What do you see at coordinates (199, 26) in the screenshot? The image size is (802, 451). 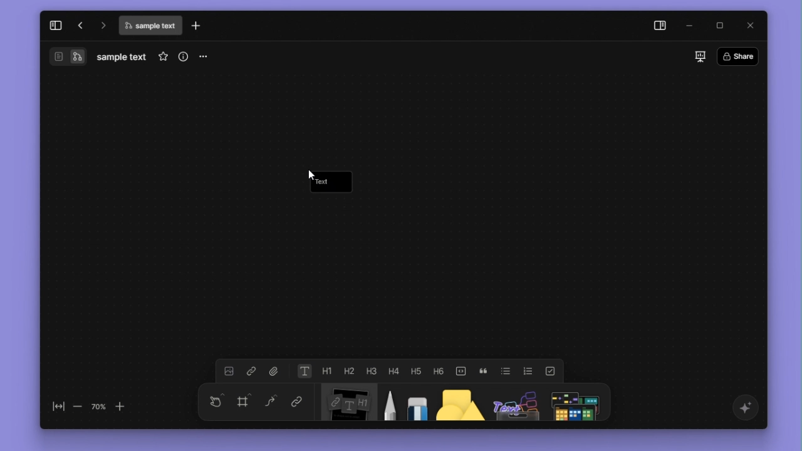 I see `new tab` at bounding box center [199, 26].